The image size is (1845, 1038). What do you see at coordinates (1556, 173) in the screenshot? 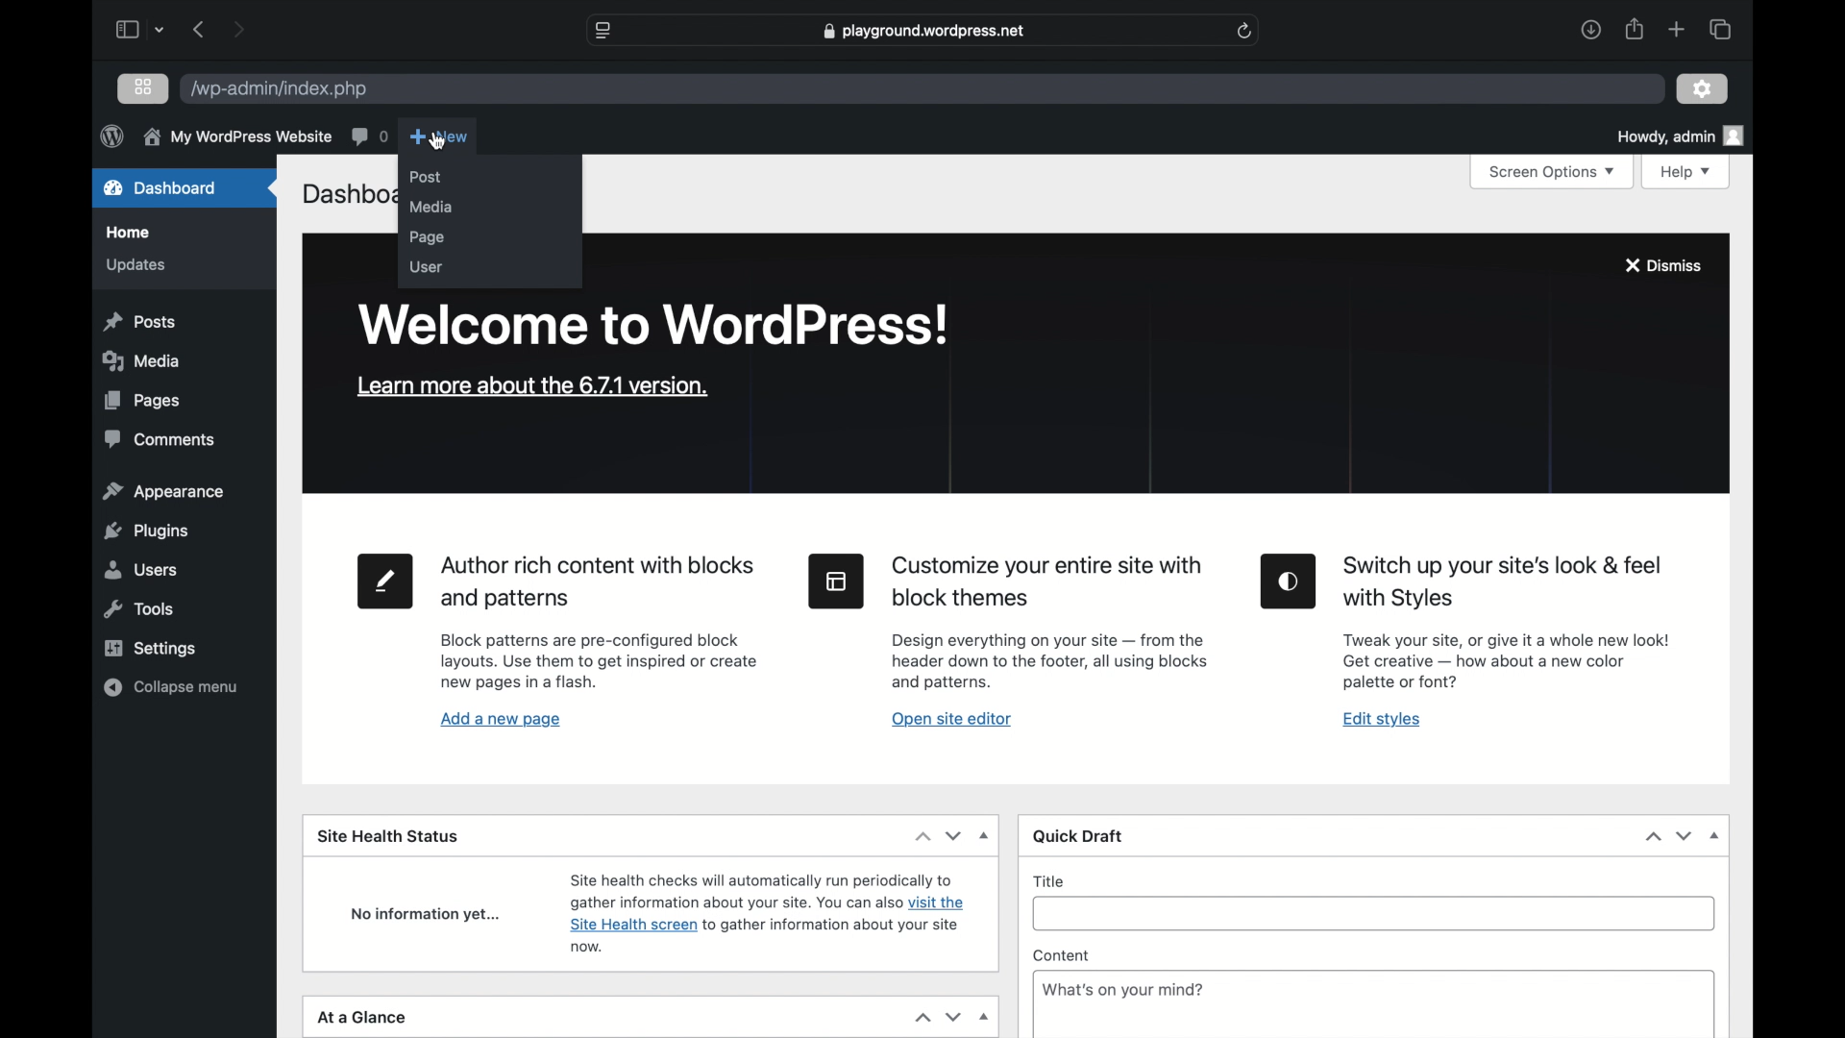
I see `screen options` at bounding box center [1556, 173].